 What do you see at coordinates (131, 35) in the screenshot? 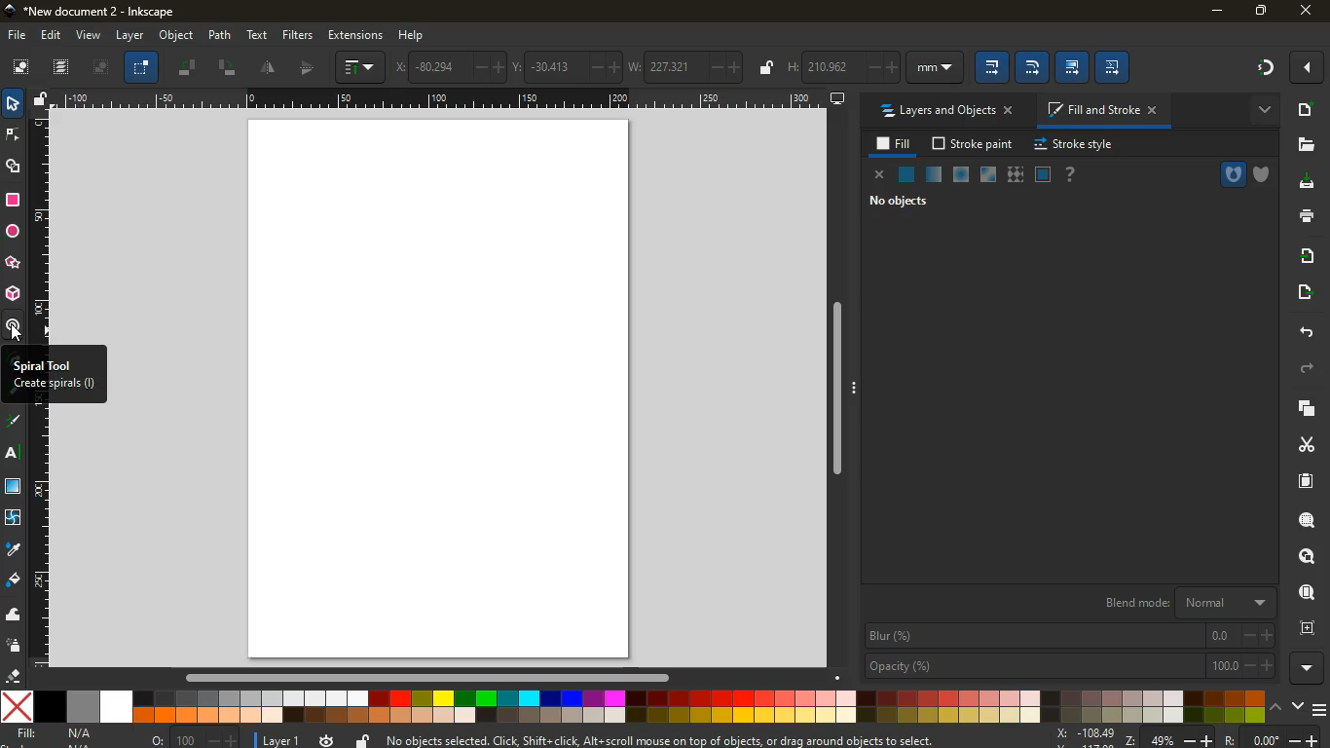
I see `layer` at bounding box center [131, 35].